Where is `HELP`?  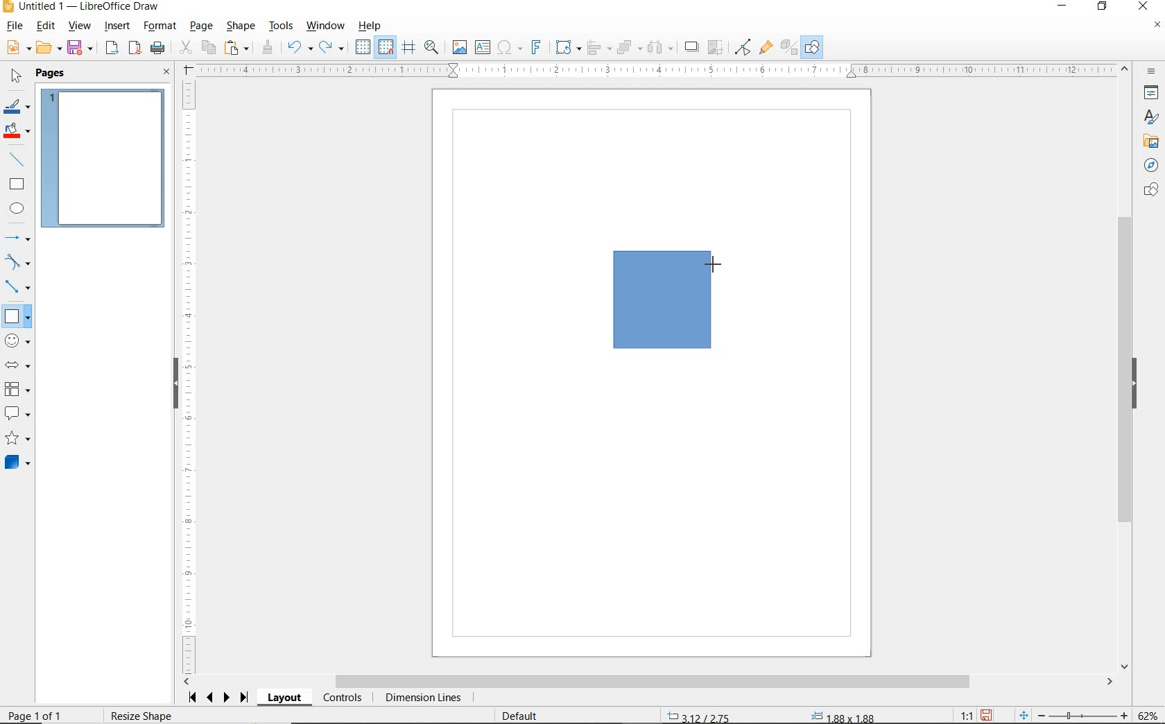
HELP is located at coordinates (373, 26).